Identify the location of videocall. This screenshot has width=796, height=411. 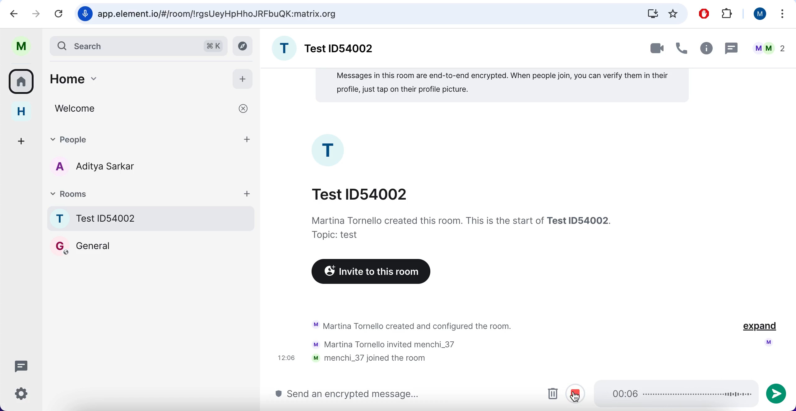
(656, 49).